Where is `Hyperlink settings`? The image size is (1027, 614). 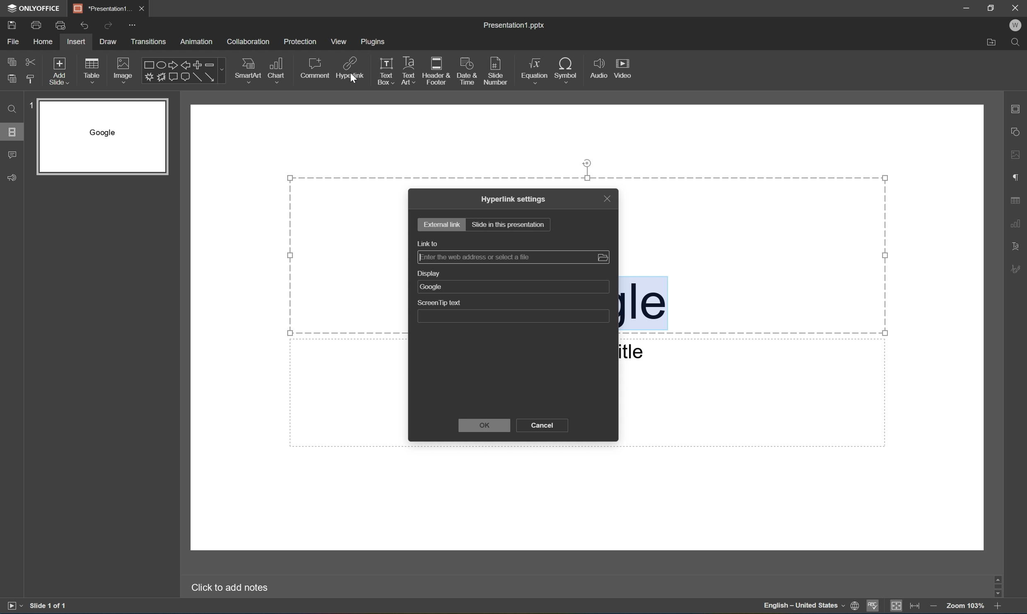
Hyperlink settings is located at coordinates (514, 199).